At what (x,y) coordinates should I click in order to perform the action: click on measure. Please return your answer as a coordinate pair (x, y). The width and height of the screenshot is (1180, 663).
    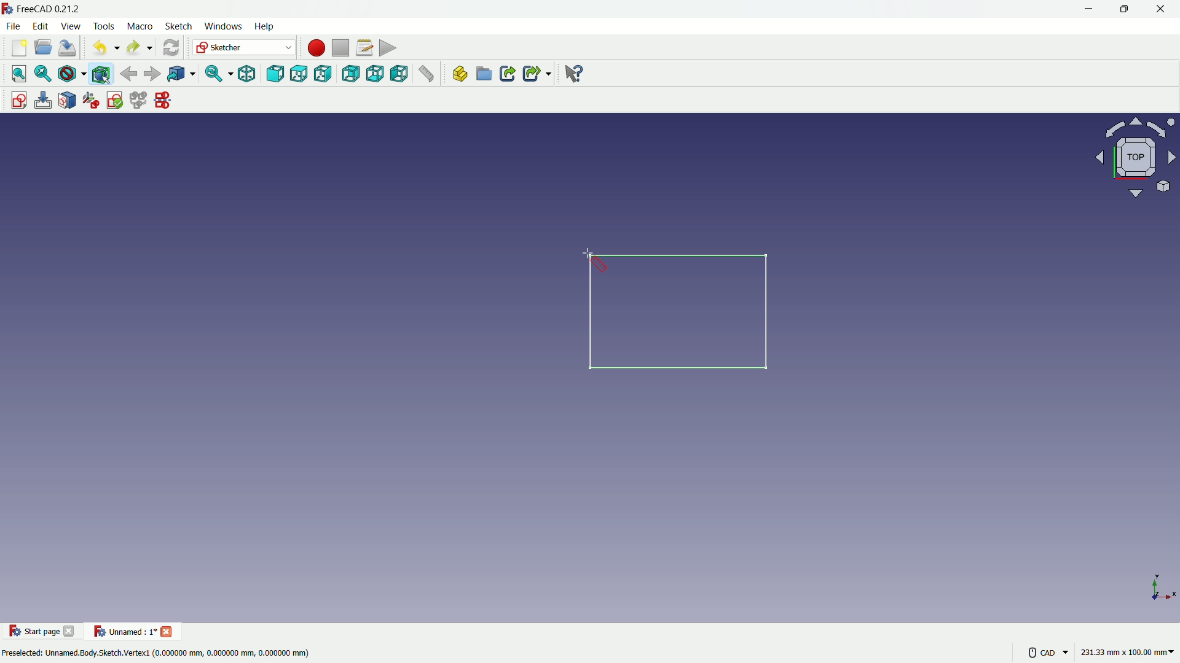
    Looking at the image, I should click on (428, 76).